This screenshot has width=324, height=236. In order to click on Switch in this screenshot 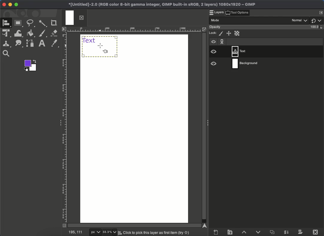, I will do `click(317, 21)`.